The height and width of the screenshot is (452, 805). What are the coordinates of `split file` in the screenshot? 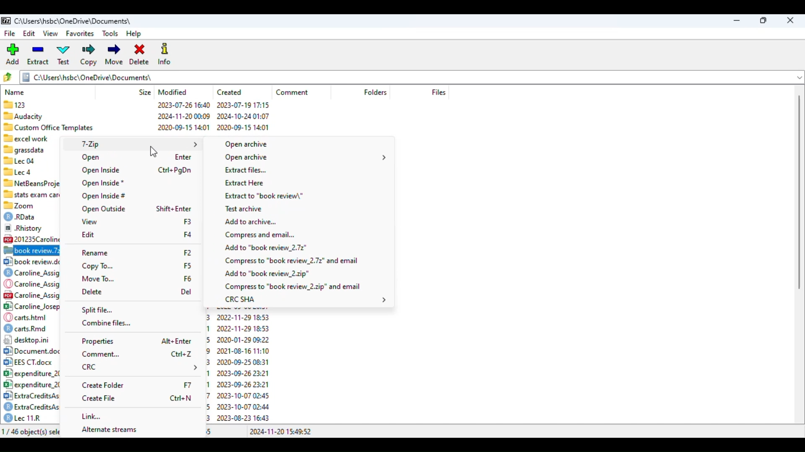 It's located at (97, 310).